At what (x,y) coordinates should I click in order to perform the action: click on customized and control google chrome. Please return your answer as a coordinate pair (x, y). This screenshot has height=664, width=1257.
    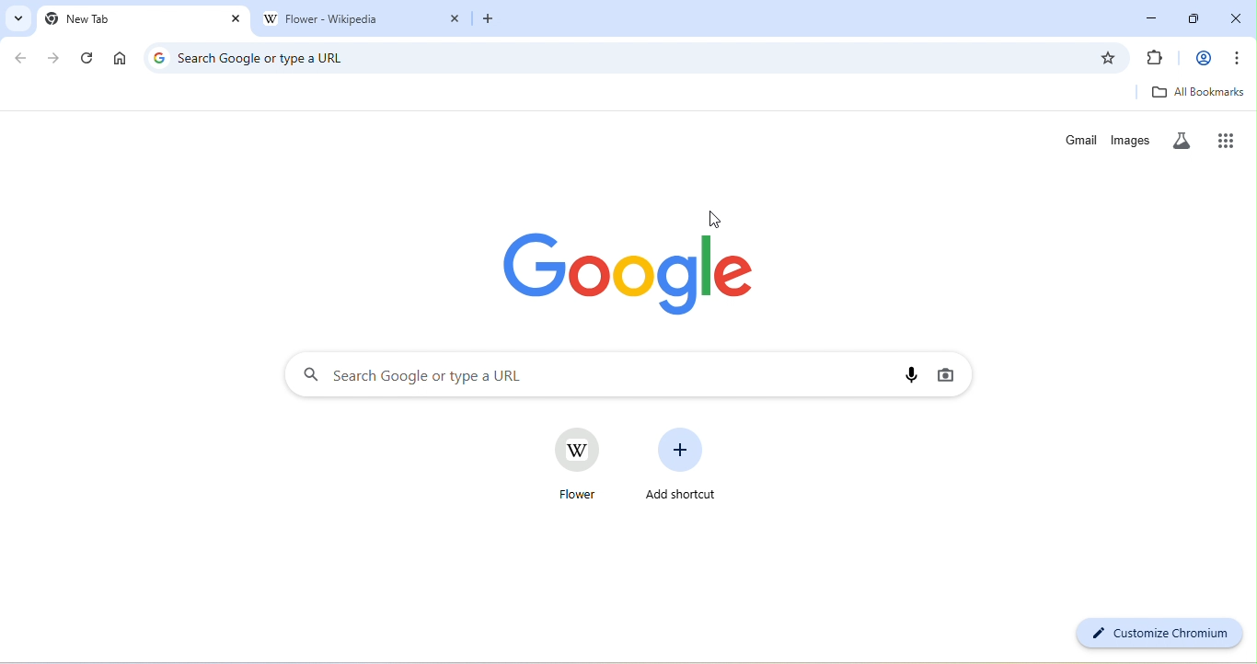
    Looking at the image, I should click on (1240, 58).